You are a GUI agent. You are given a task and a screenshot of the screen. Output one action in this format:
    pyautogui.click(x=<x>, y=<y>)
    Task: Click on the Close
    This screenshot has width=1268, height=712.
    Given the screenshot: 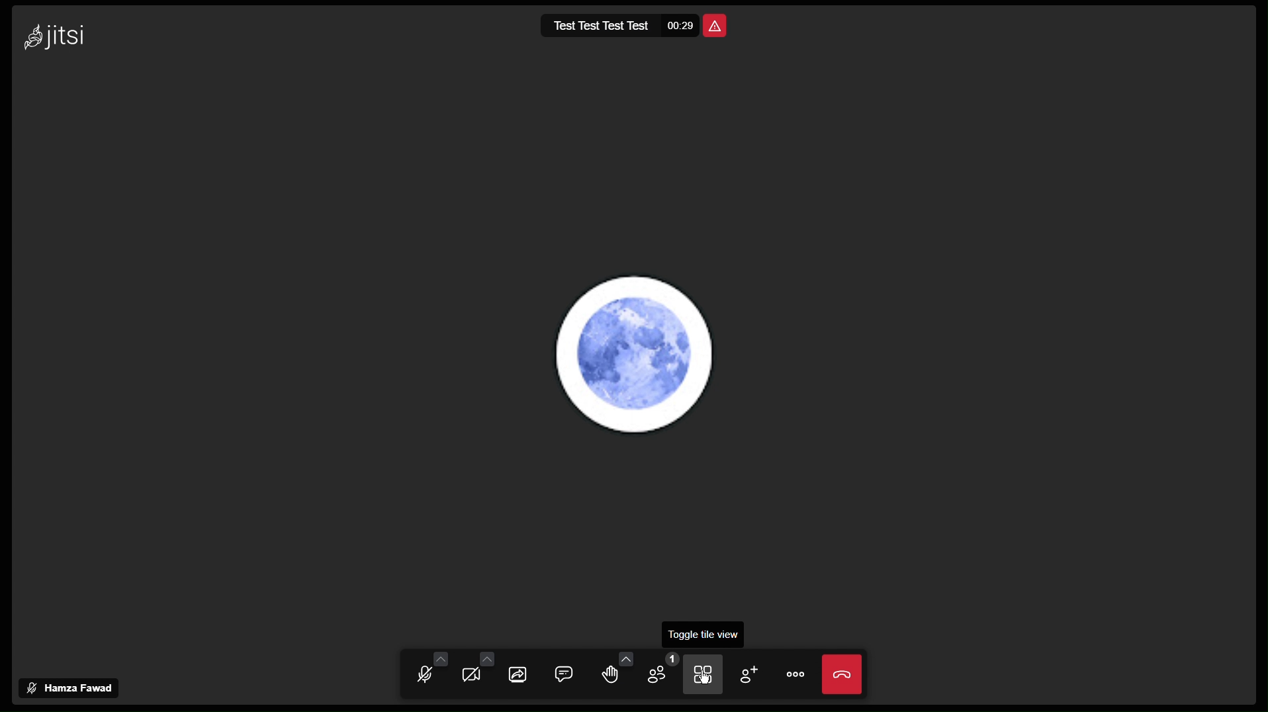 What is the action you would take?
    pyautogui.click(x=844, y=676)
    